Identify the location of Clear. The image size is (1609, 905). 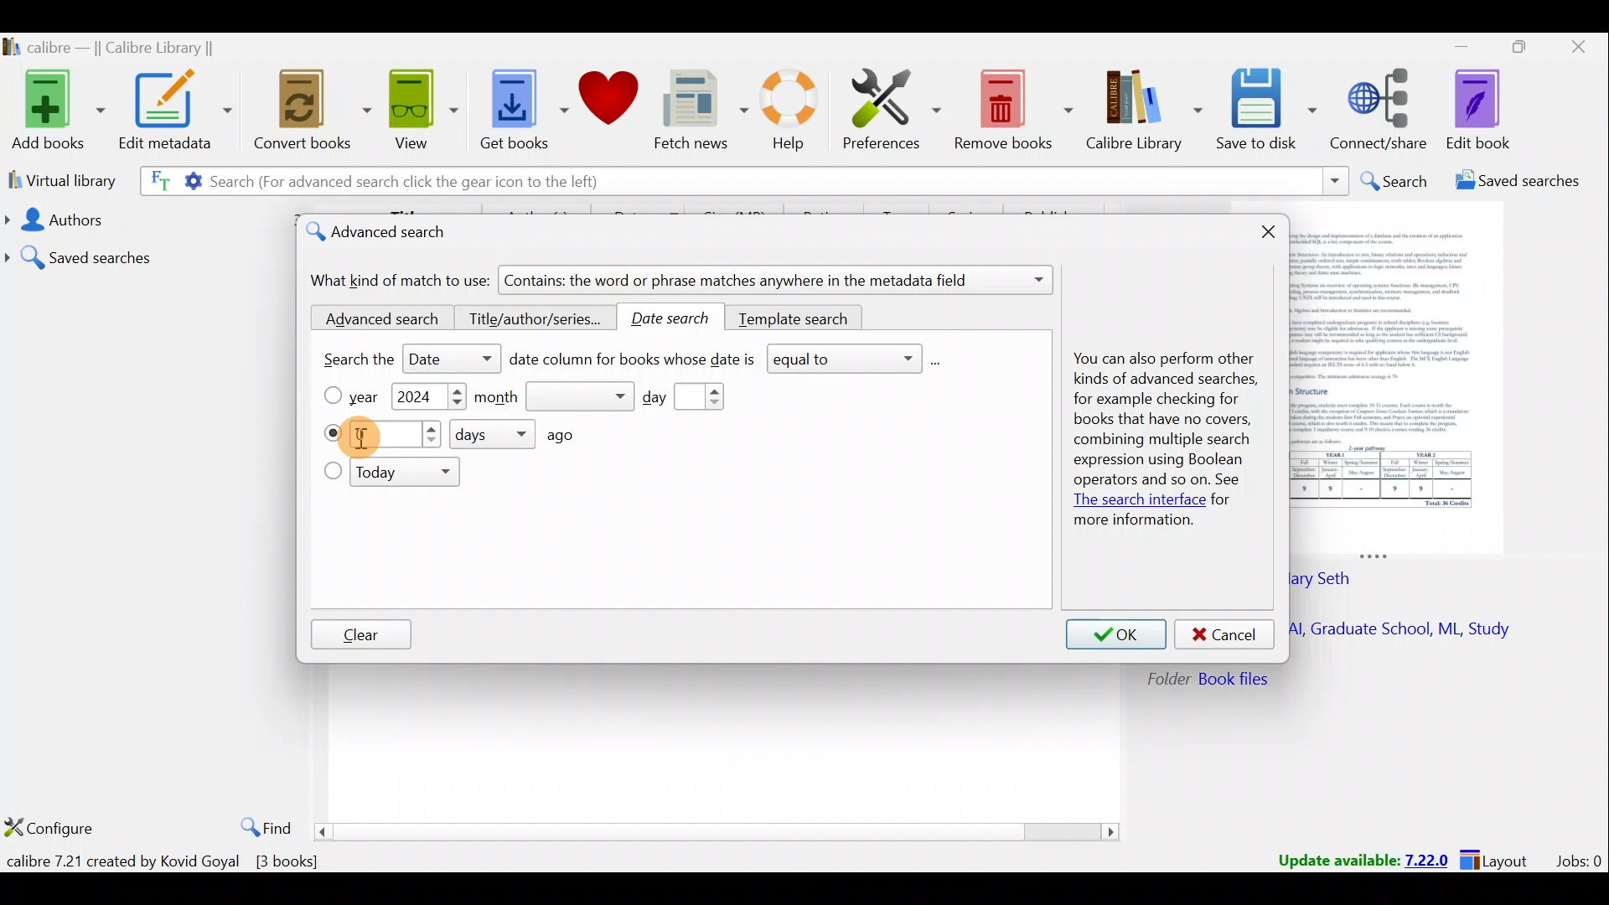
(361, 636).